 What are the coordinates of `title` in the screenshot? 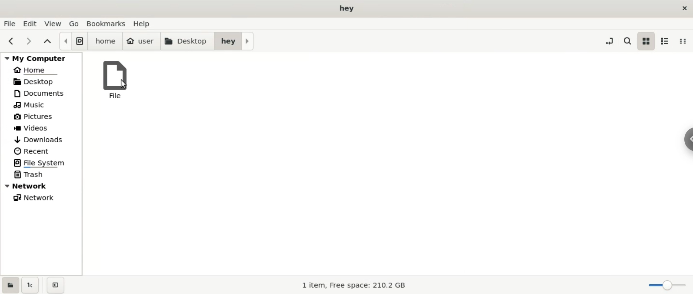 It's located at (346, 8).